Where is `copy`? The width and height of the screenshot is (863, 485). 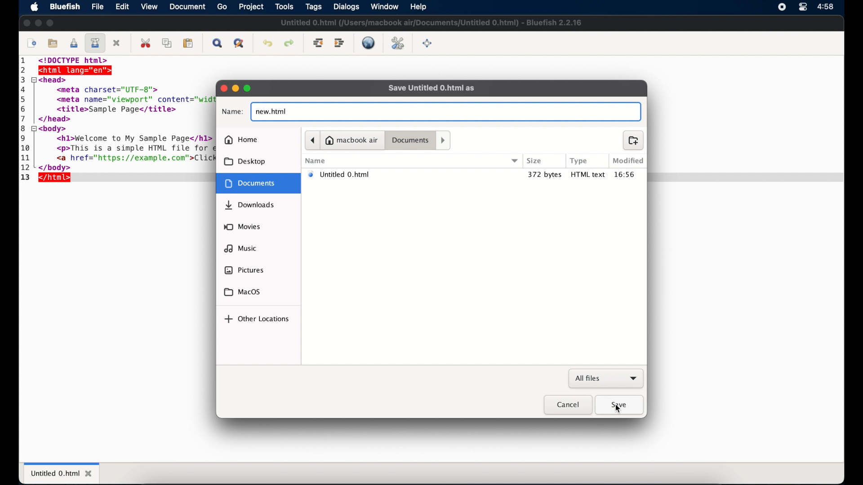 copy is located at coordinates (168, 43).